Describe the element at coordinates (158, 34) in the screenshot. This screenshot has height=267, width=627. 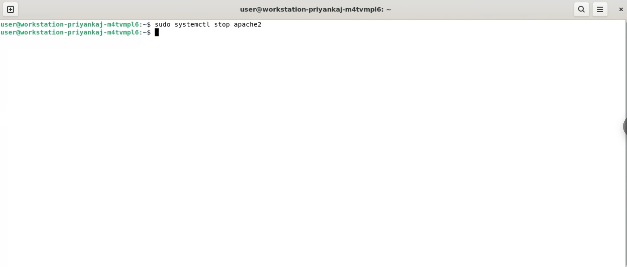
I see `Terminal cursor` at that location.